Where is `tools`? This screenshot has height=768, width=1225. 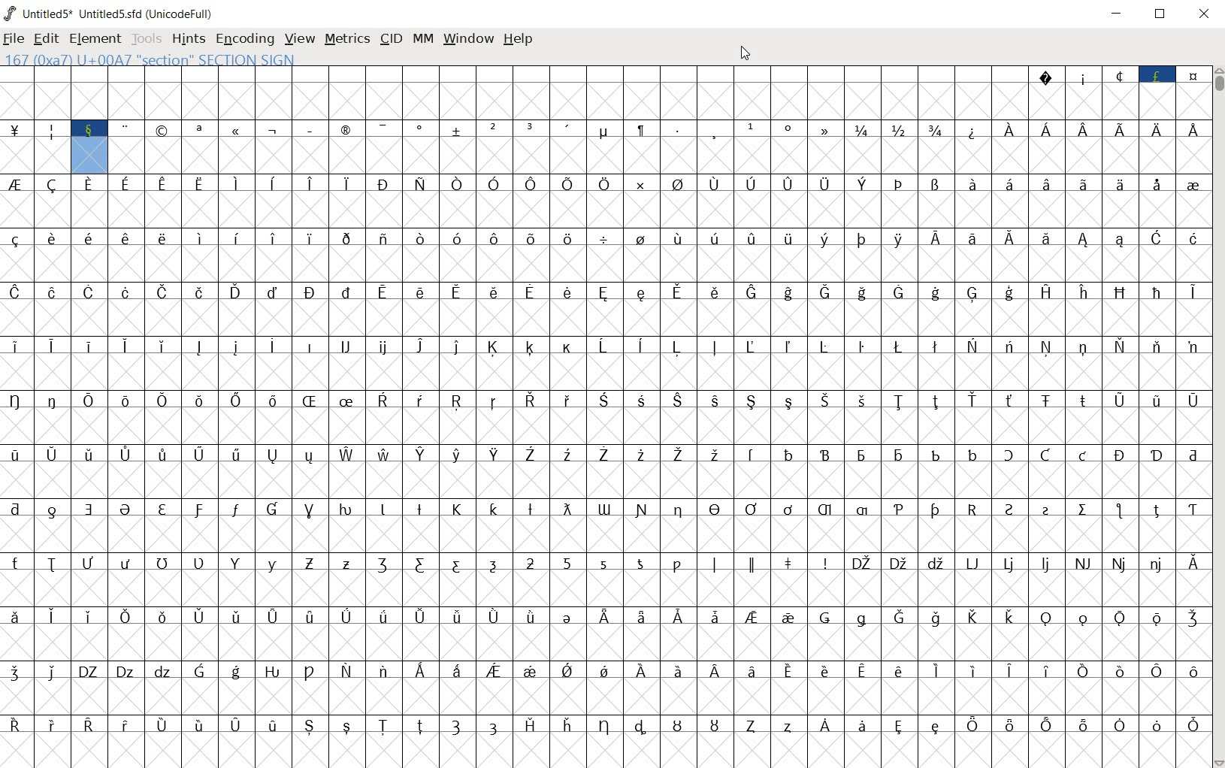 tools is located at coordinates (145, 38).